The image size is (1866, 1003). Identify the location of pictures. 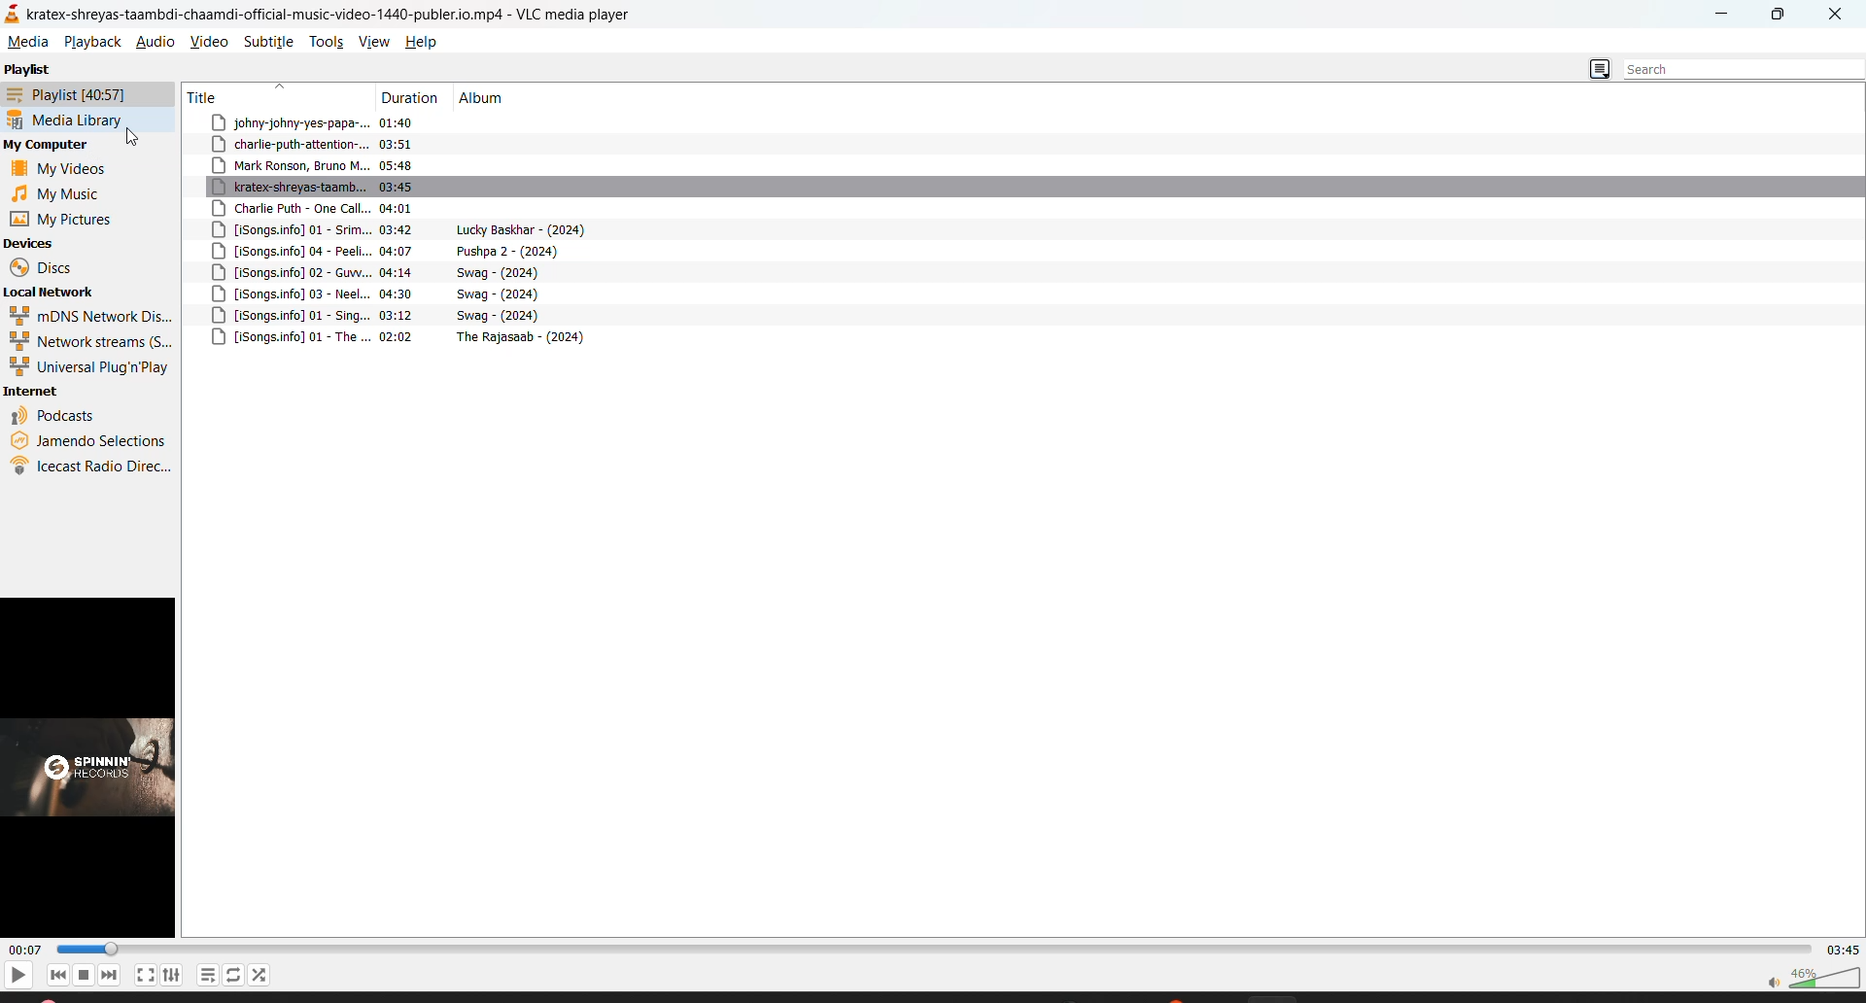
(67, 221).